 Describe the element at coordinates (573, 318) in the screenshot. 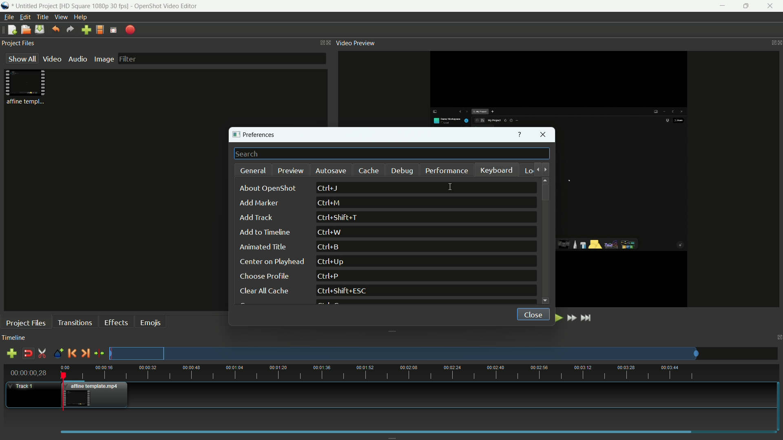

I see `fast forward` at that location.